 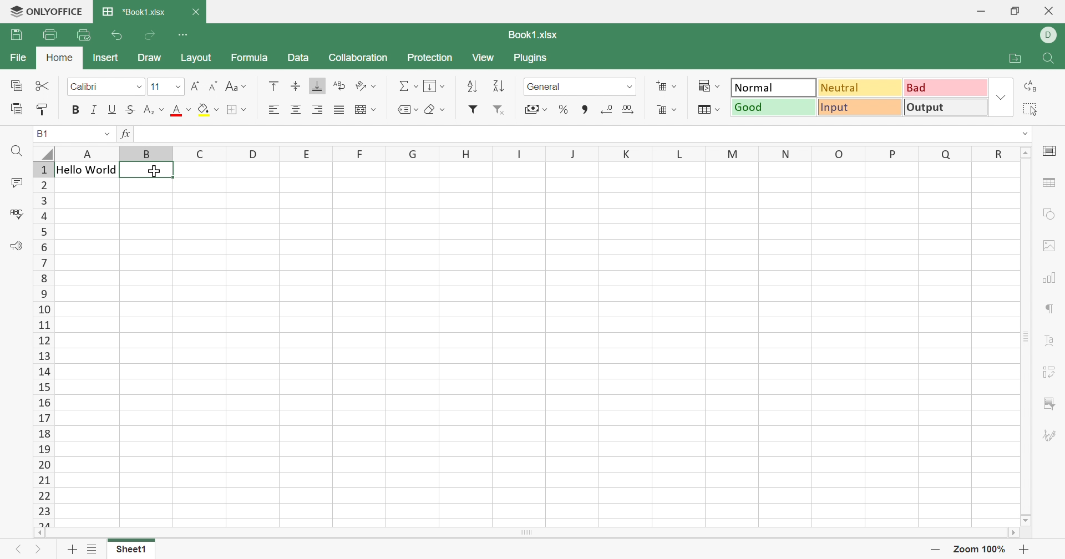 What do you see at coordinates (564, 110) in the screenshot?
I see `Percent style` at bounding box center [564, 110].